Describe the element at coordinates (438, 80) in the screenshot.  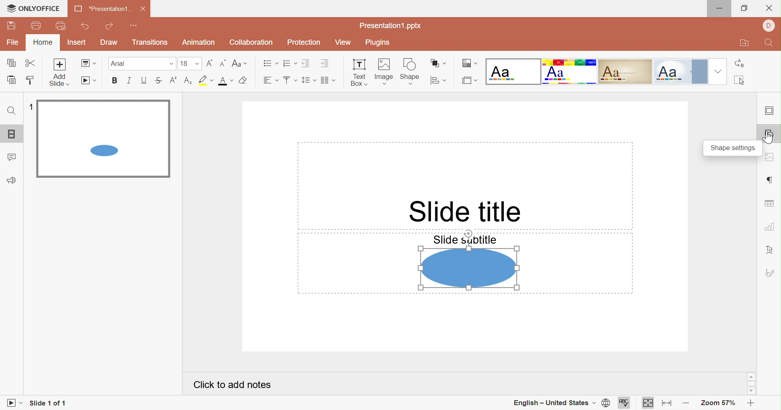
I see `Align shape` at that location.